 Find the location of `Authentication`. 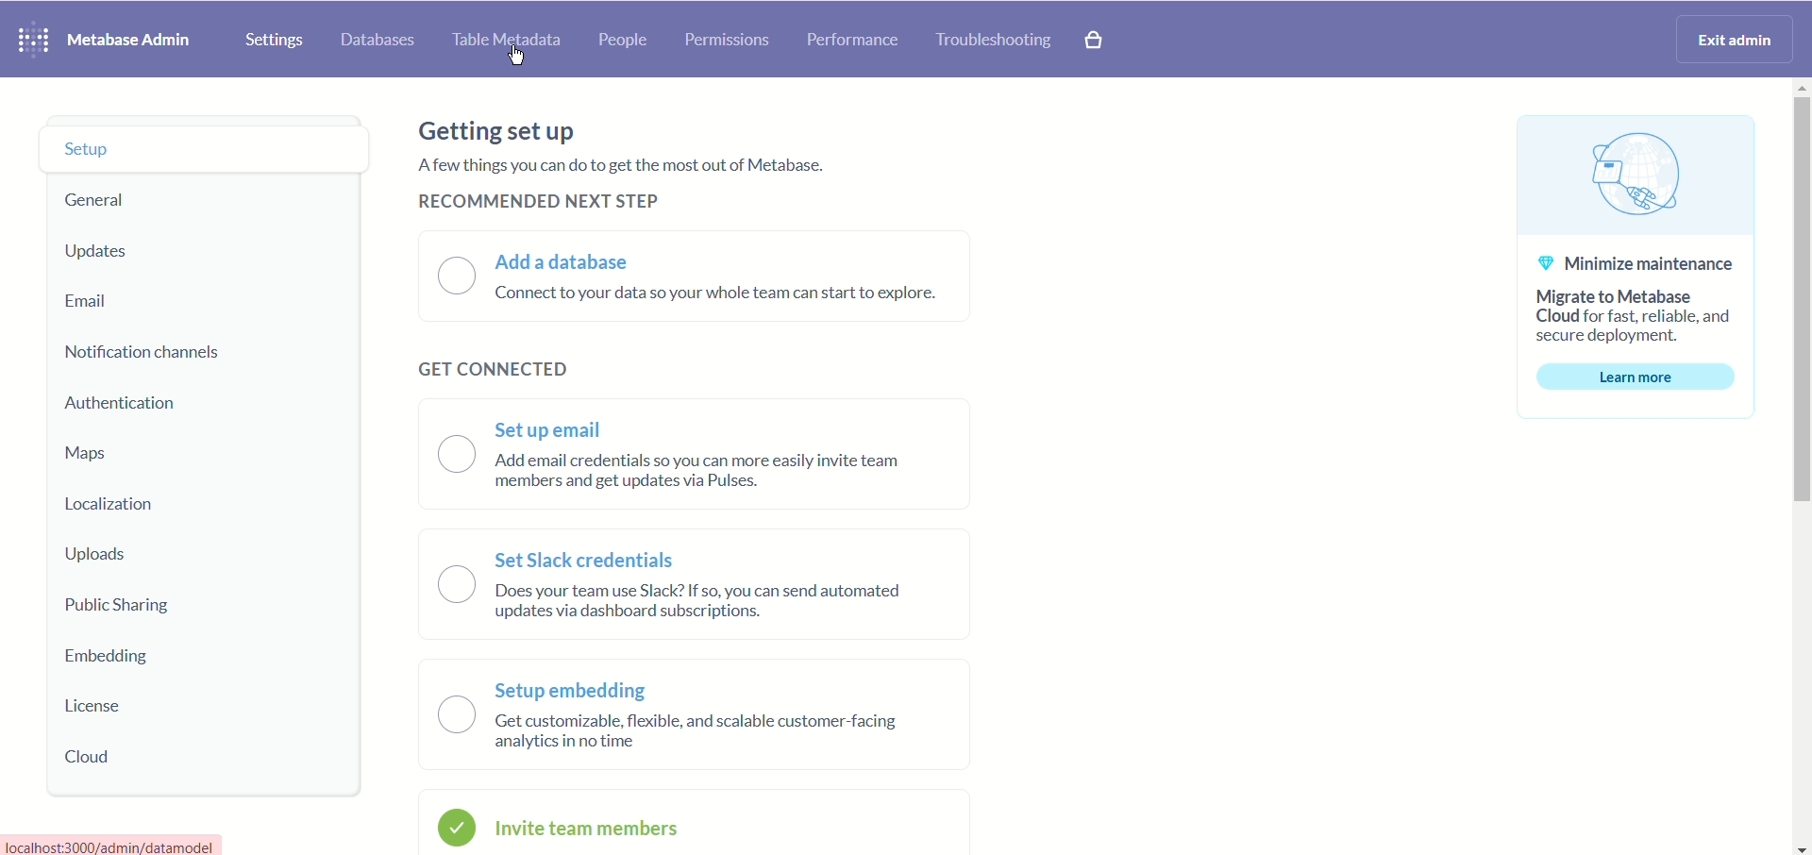

Authentication is located at coordinates (155, 398).